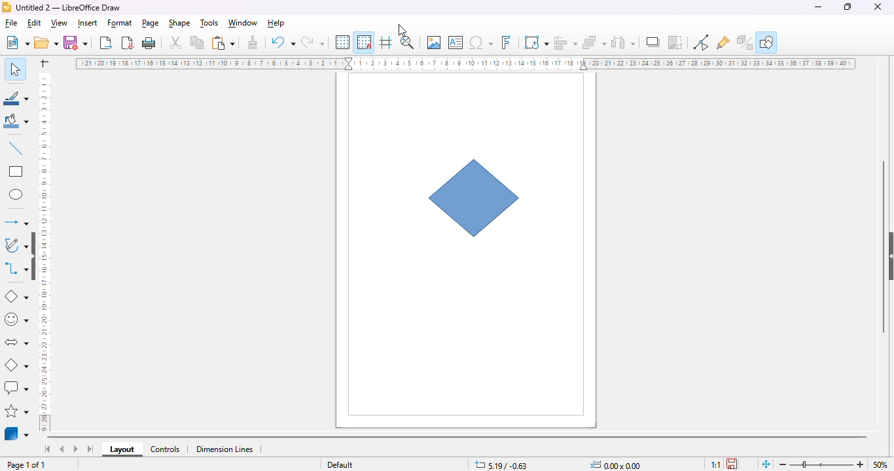 The width and height of the screenshot is (894, 471). I want to click on select, so click(14, 69).